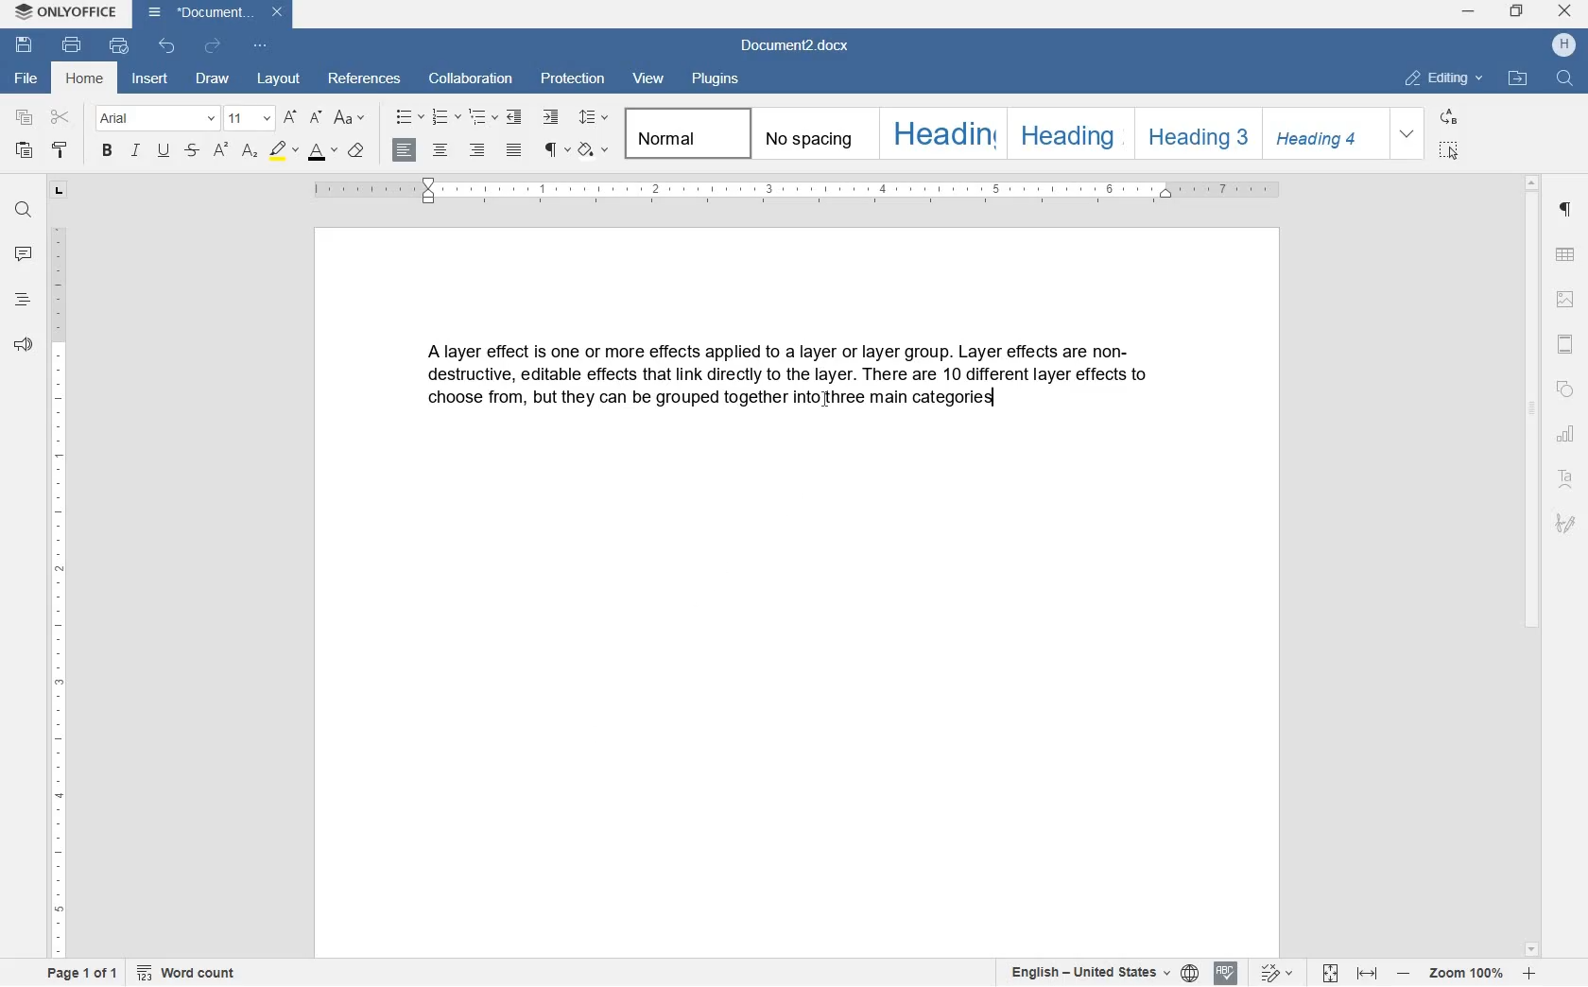  Describe the element at coordinates (471, 79) in the screenshot. I see `collaboration` at that location.